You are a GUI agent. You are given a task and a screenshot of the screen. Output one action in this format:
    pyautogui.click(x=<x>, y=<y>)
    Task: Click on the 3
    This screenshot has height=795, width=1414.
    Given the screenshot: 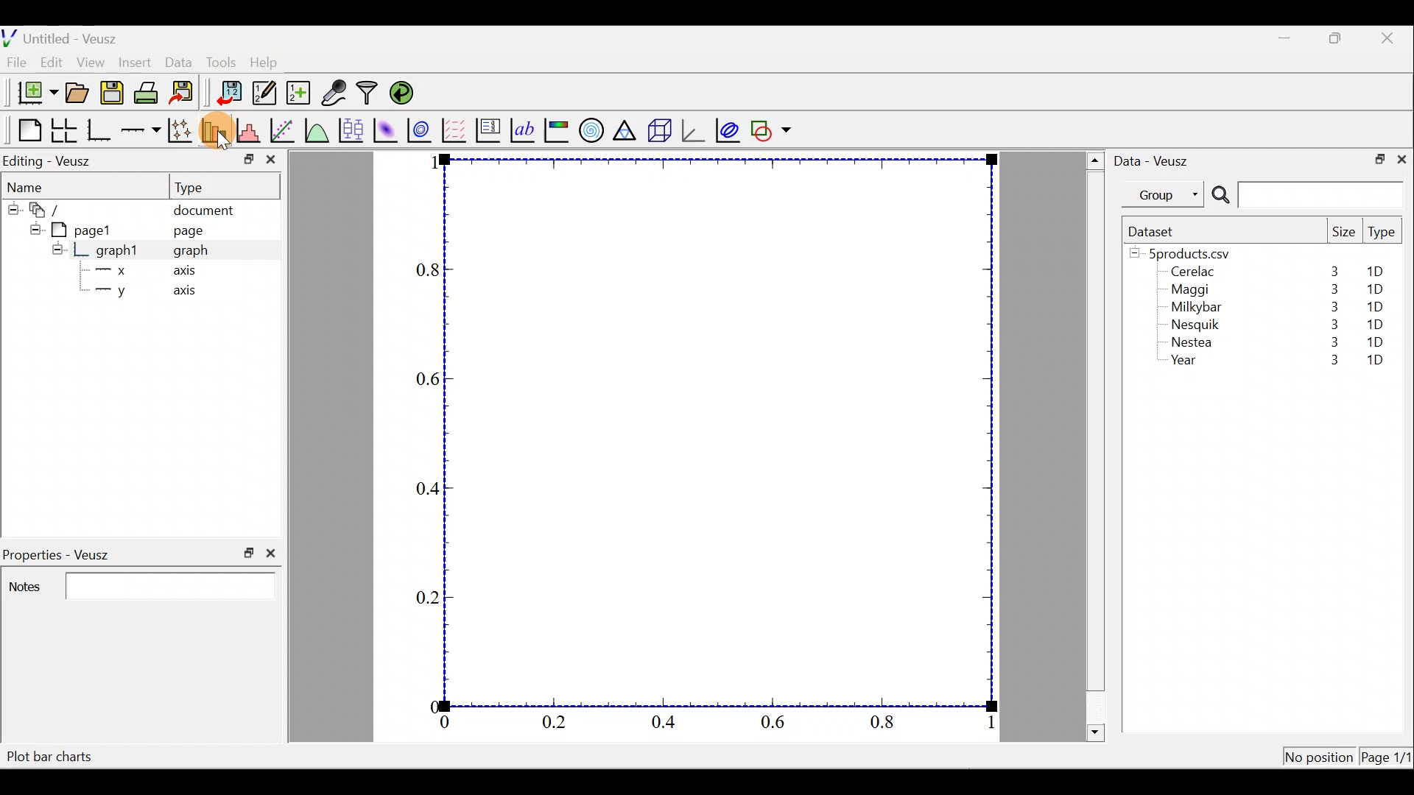 What is the action you would take?
    pyautogui.click(x=1331, y=344)
    